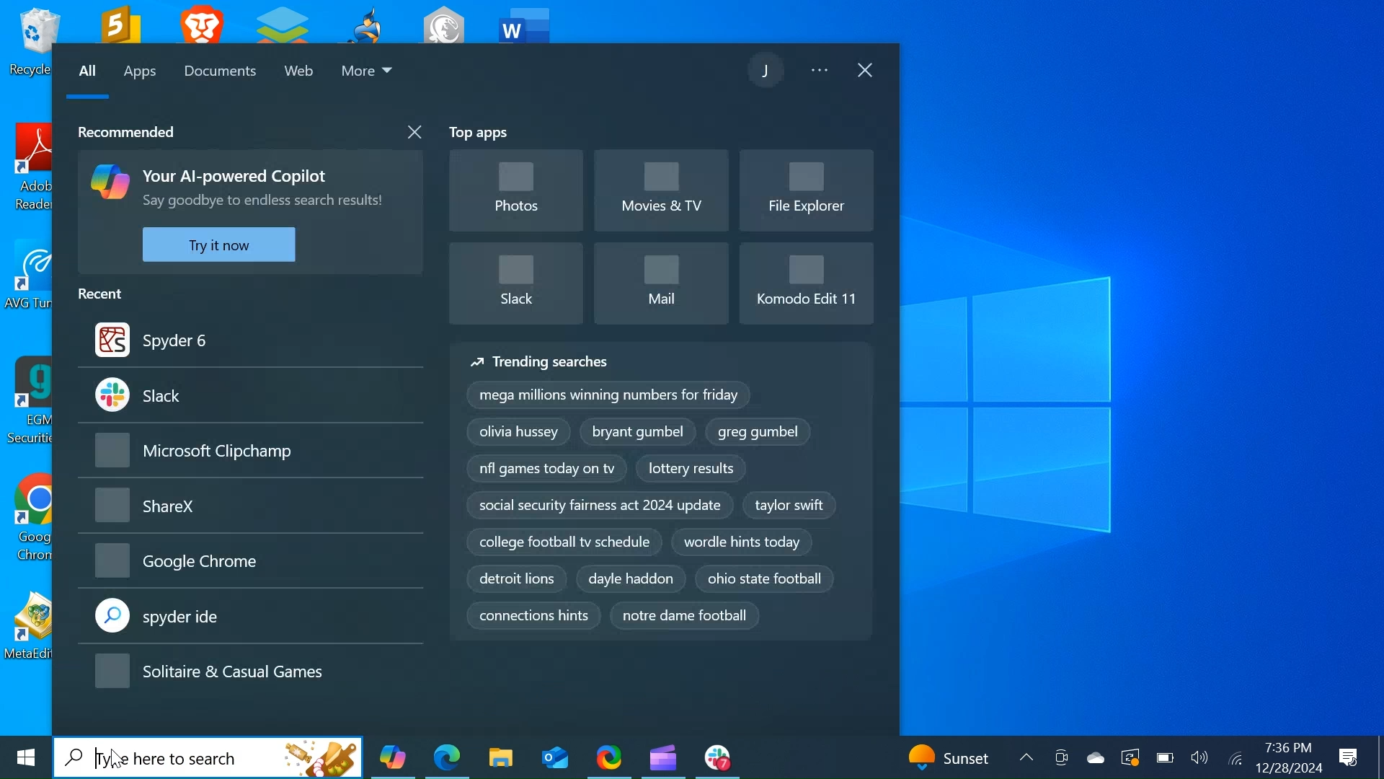 Image resolution: width=1384 pixels, height=779 pixels. Describe the element at coordinates (124, 131) in the screenshot. I see `Recommended` at that location.